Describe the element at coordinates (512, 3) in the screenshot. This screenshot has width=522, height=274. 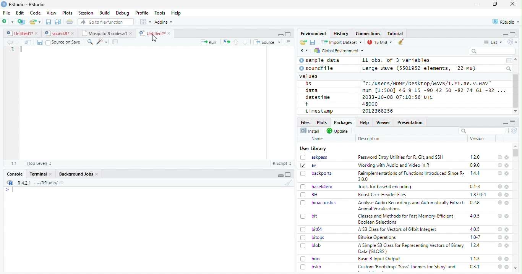
I see `close` at that location.